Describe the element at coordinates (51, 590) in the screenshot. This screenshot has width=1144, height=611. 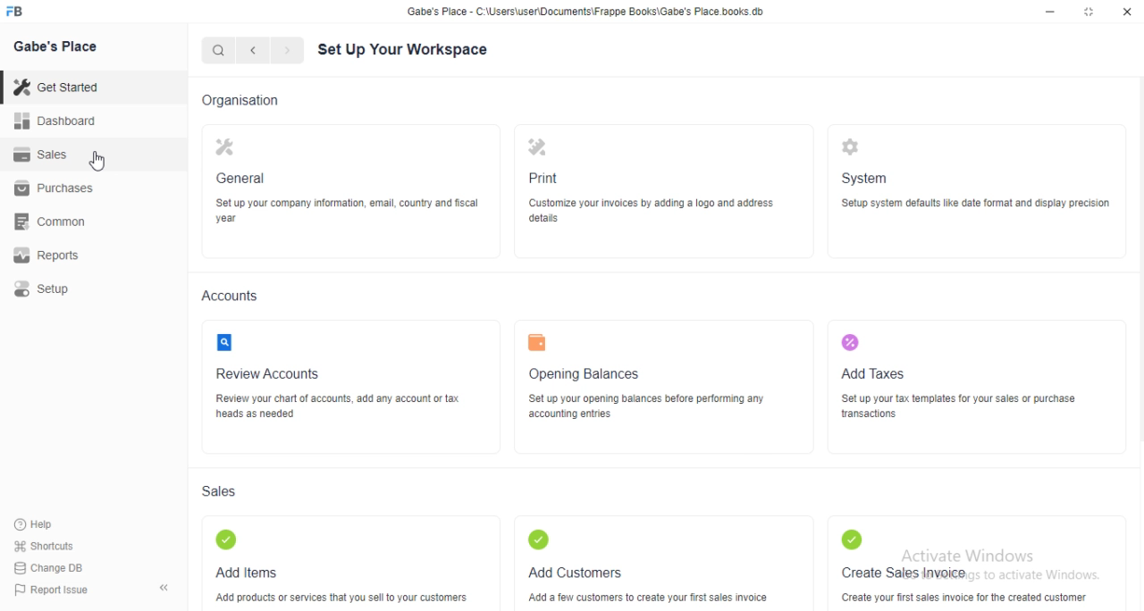
I see `report issue` at that location.